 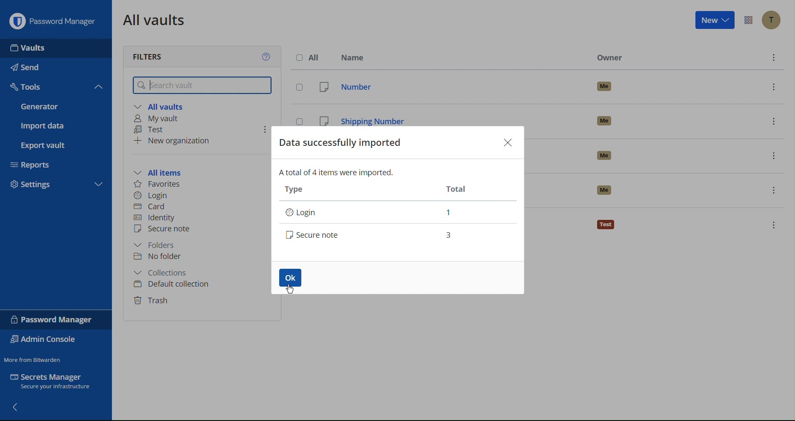 What do you see at coordinates (265, 129) in the screenshot?
I see `options` at bounding box center [265, 129].